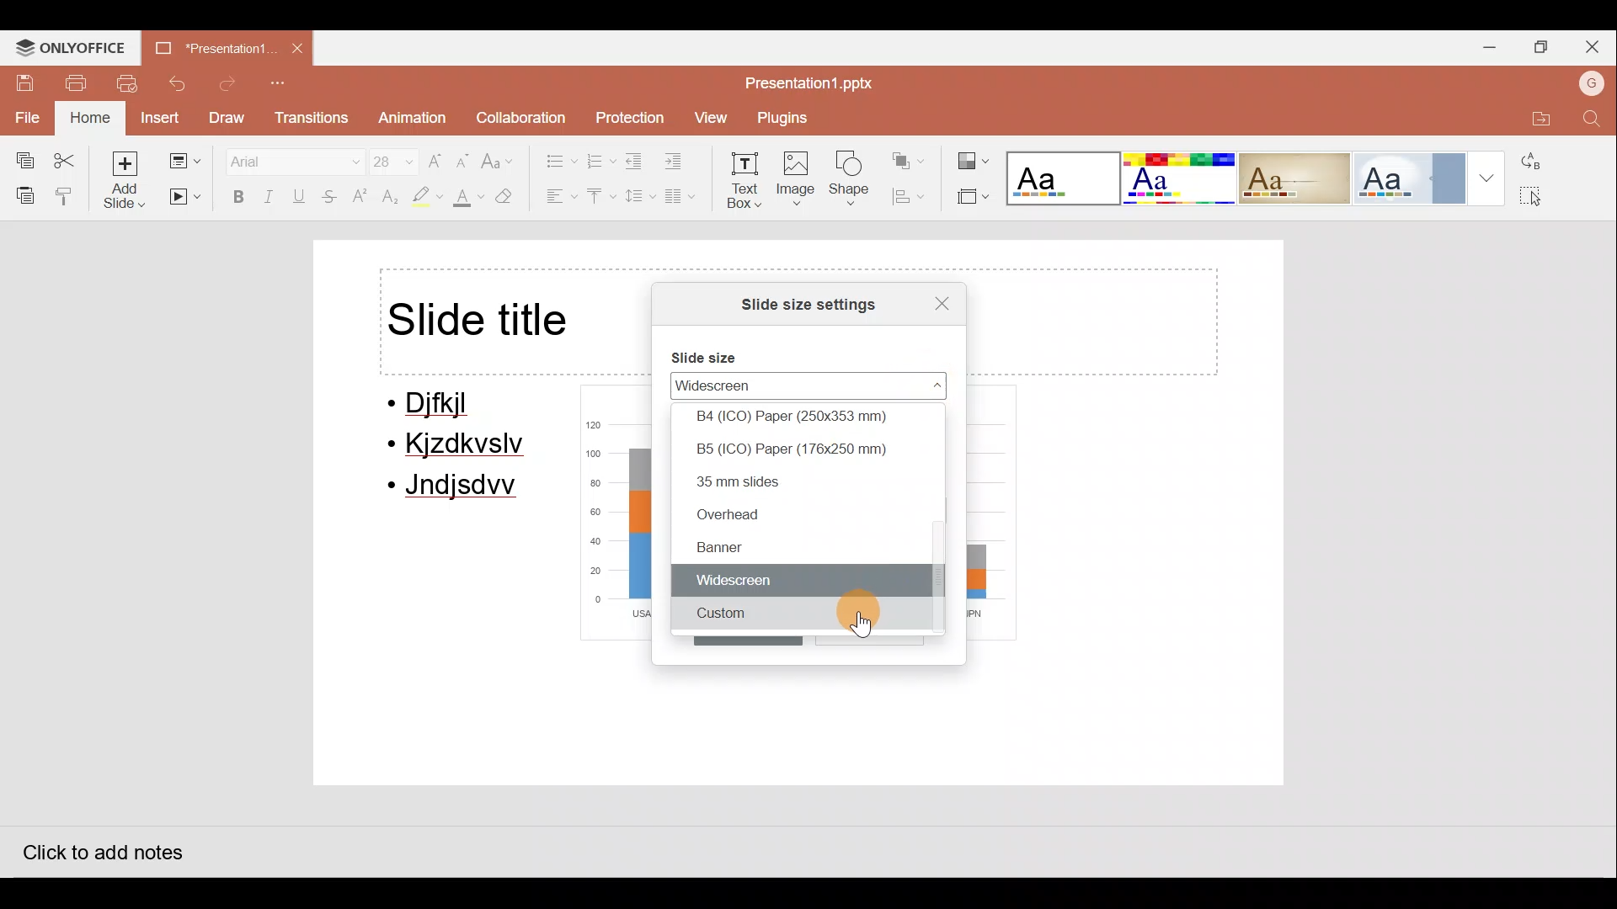  What do you see at coordinates (1588, 82) in the screenshot?
I see `Account name` at bounding box center [1588, 82].